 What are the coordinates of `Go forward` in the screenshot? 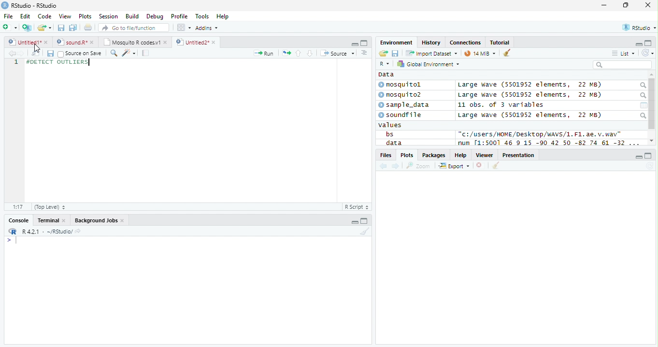 It's located at (21, 53).